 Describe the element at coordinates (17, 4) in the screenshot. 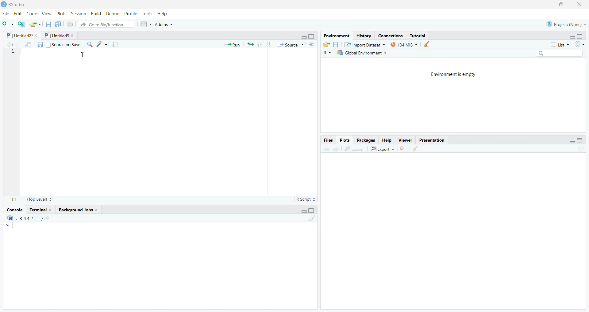

I see `RStudio` at that location.